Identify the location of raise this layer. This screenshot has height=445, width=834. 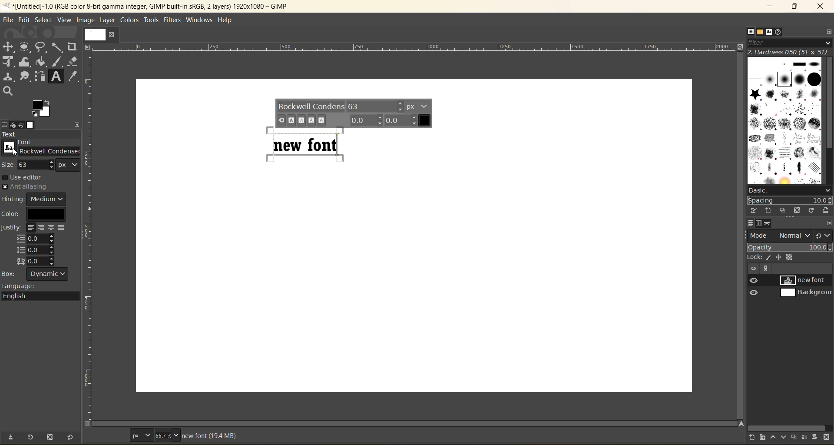
(777, 438).